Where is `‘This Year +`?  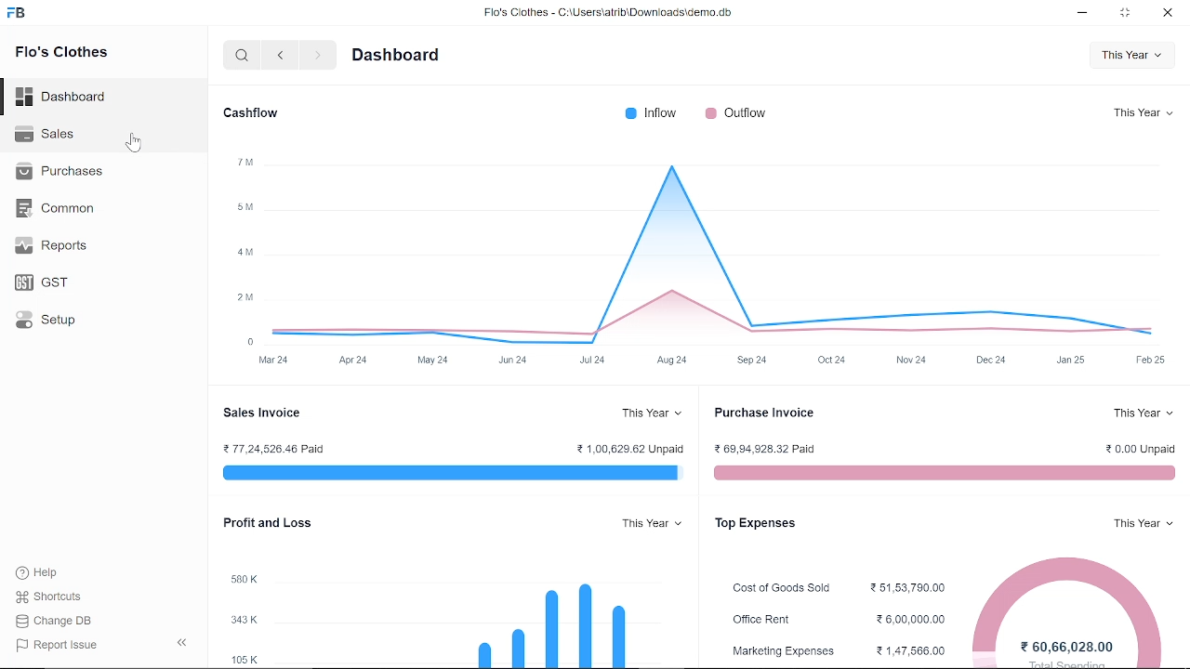
‘This Year + is located at coordinates (1141, 415).